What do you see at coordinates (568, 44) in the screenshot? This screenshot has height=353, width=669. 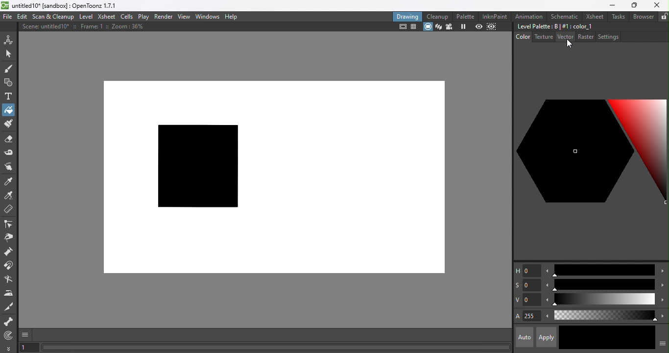 I see `cursor` at bounding box center [568, 44].